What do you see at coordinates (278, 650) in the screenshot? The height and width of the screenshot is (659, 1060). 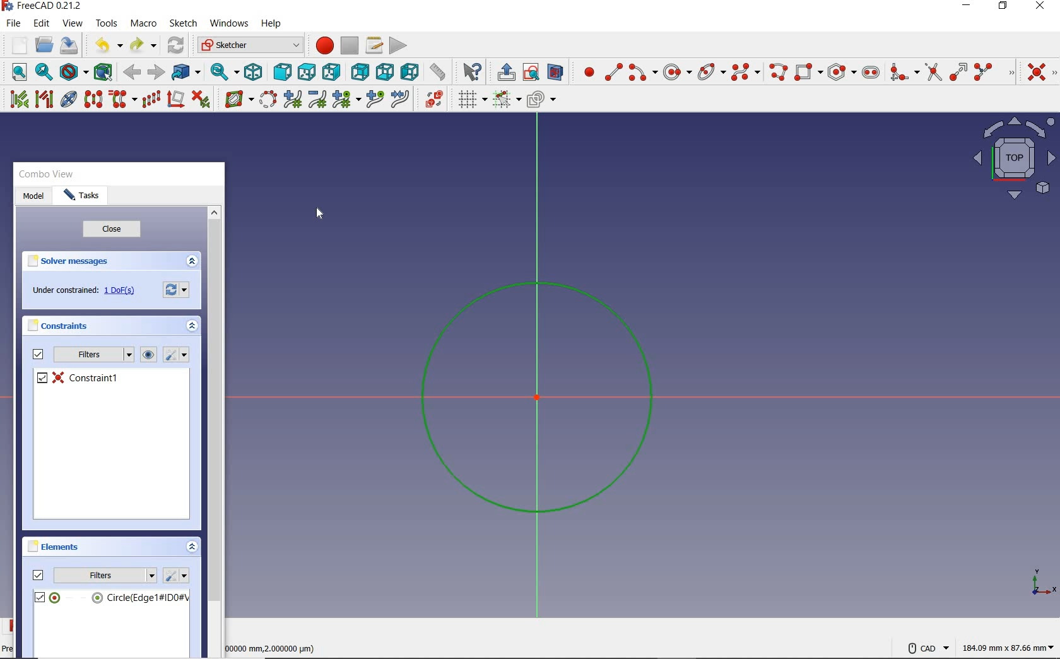 I see `measuremts` at bounding box center [278, 650].